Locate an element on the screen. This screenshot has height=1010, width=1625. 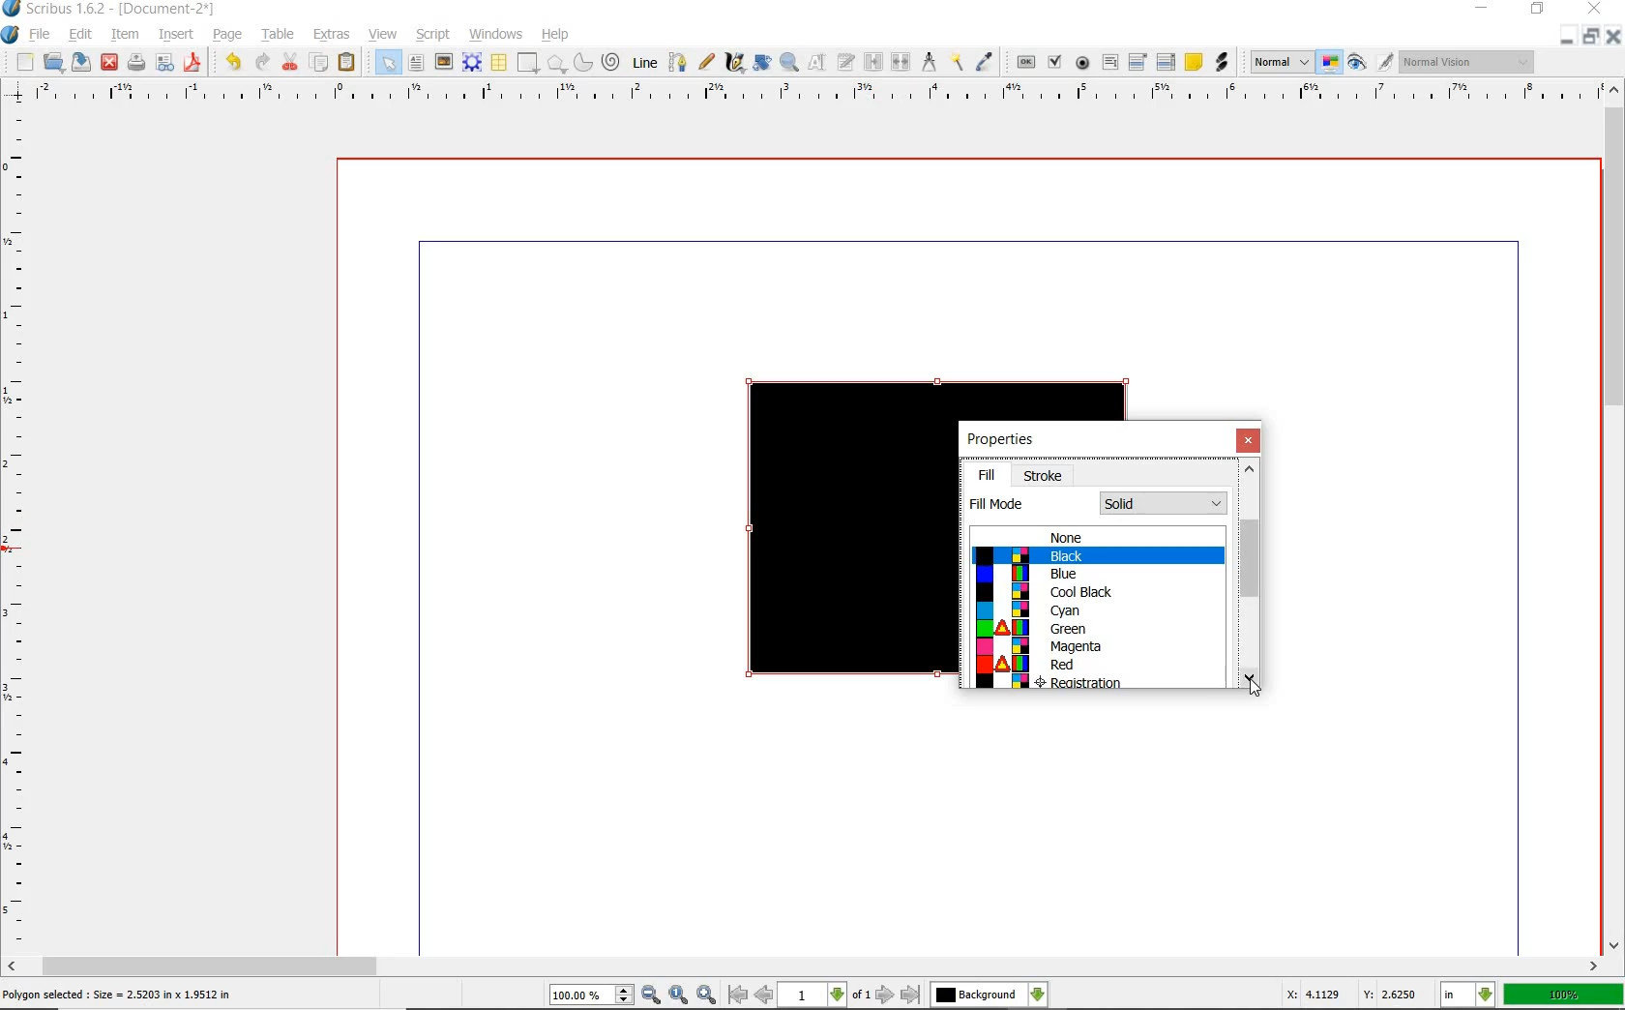
RESTORE is located at coordinates (1537, 13).